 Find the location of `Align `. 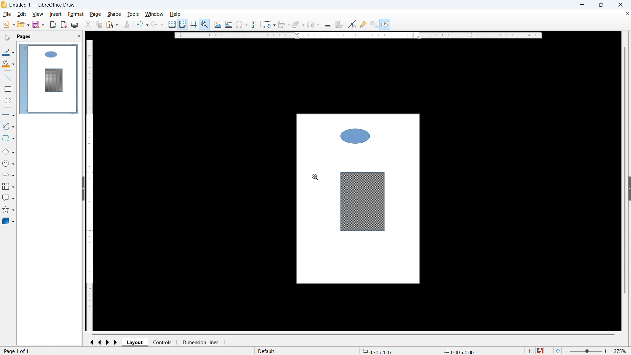

Align  is located at coordinates (284, 24).